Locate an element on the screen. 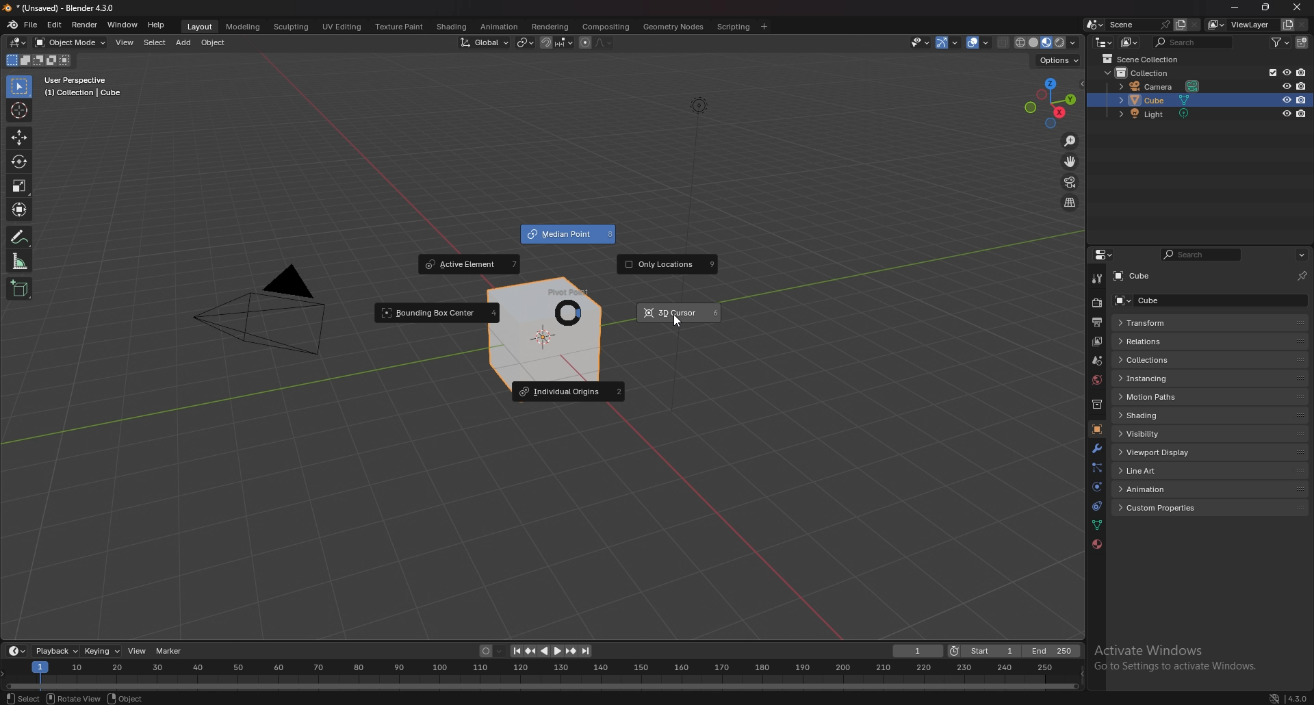  custom properties is located at coordinates (1163, 508).